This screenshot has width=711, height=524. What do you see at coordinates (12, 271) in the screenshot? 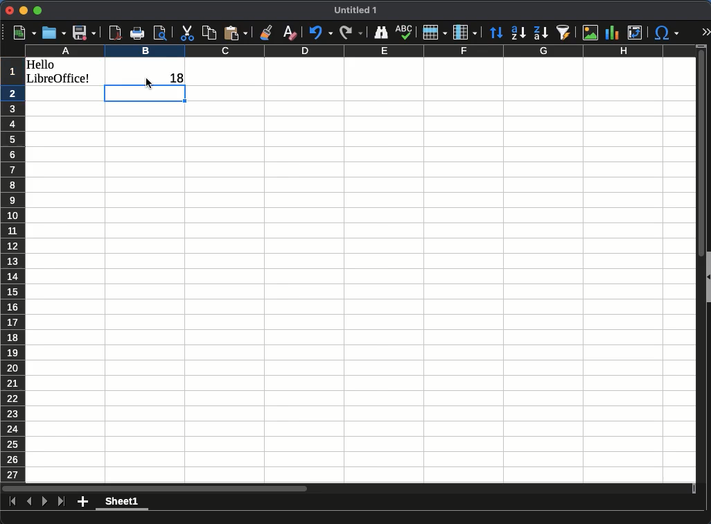
I see `rows` at bounding box center [12, 271].